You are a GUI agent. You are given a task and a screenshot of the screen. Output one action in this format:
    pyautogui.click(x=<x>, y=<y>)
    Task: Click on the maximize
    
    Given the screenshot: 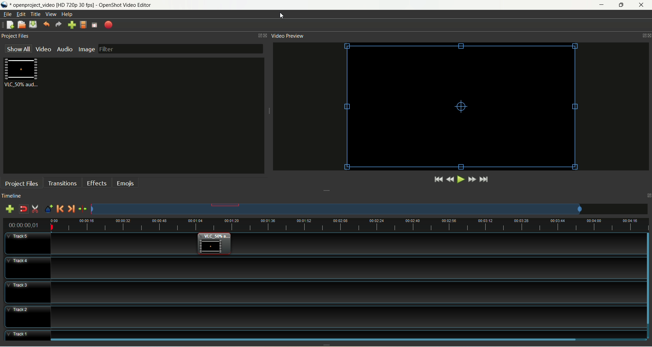 What is the action you would take?
    pyautogui.click(x=621, y=5)
    